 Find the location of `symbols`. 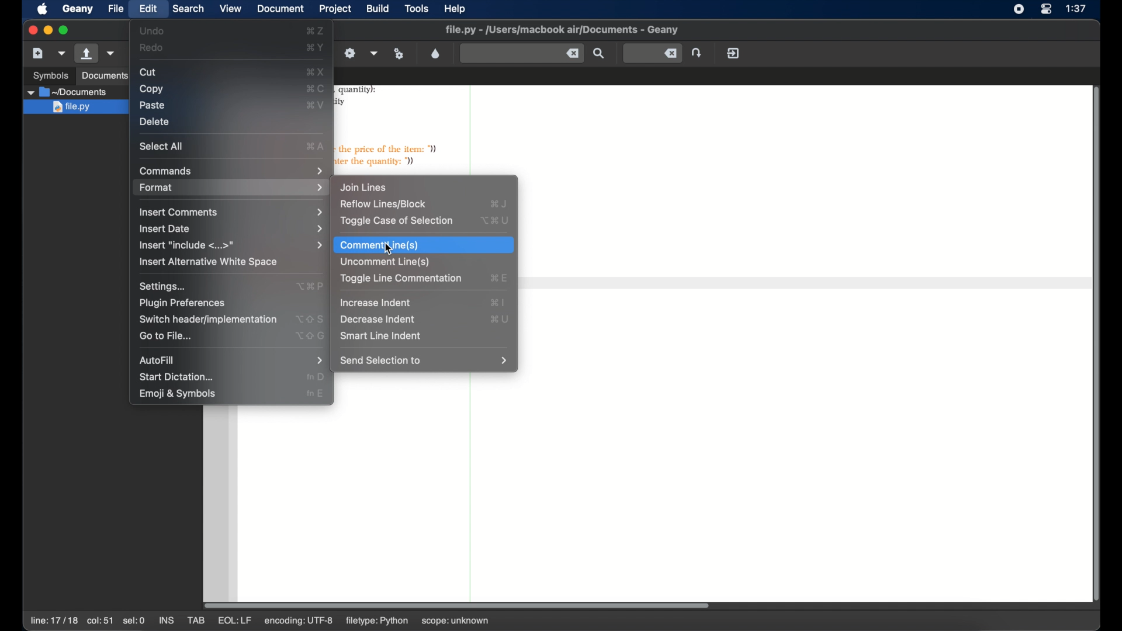

symbols is located at coordinates (50, 75).